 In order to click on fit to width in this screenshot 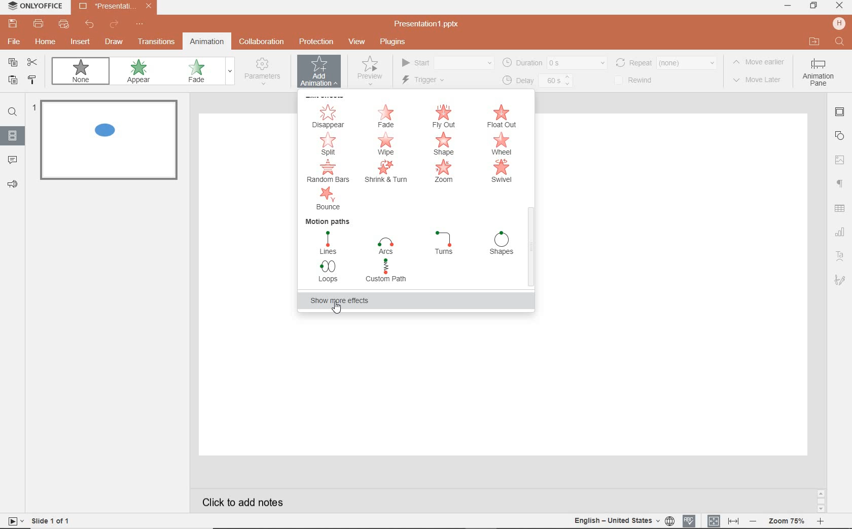, I will do `click(734, 520)`.